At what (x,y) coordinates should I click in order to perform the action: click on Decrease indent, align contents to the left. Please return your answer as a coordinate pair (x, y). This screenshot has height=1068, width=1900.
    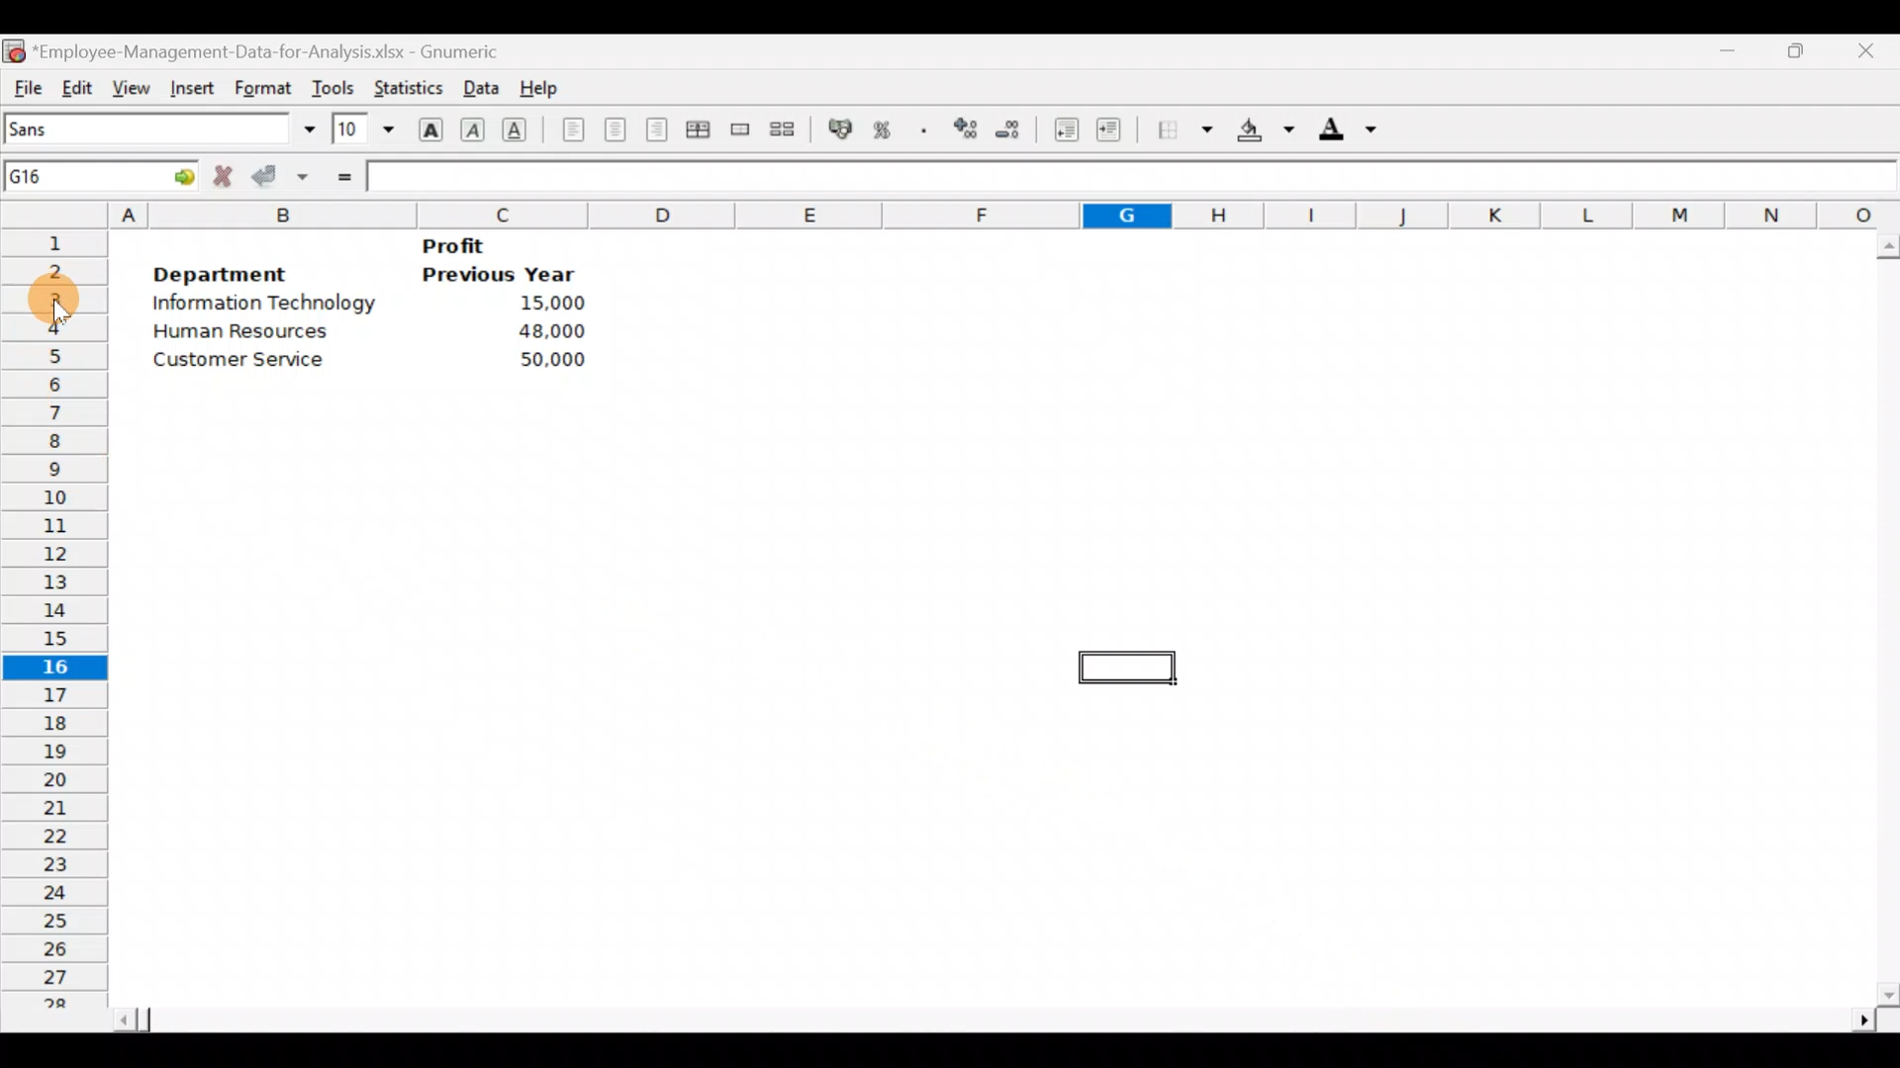
    Looking at the image, I should click on (1069, 132).